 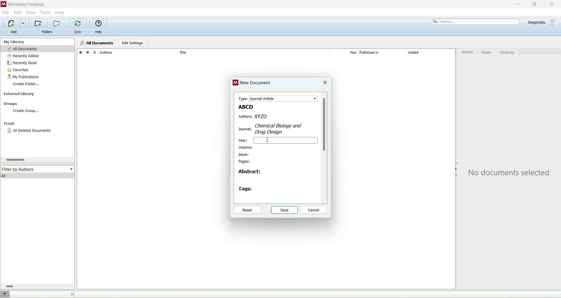 What do you see at coordinates (38, 23) in the screenshot?
I see `create a new folder` at bounding box center [38, 23].